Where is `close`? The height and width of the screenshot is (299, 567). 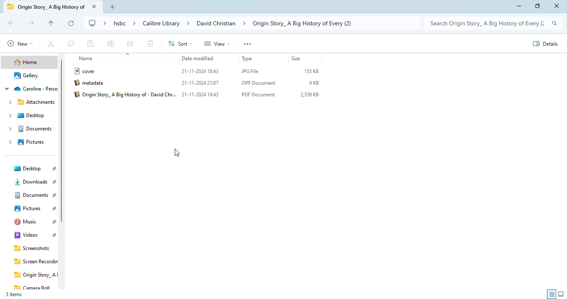 close is located at coordinates (557, 6).